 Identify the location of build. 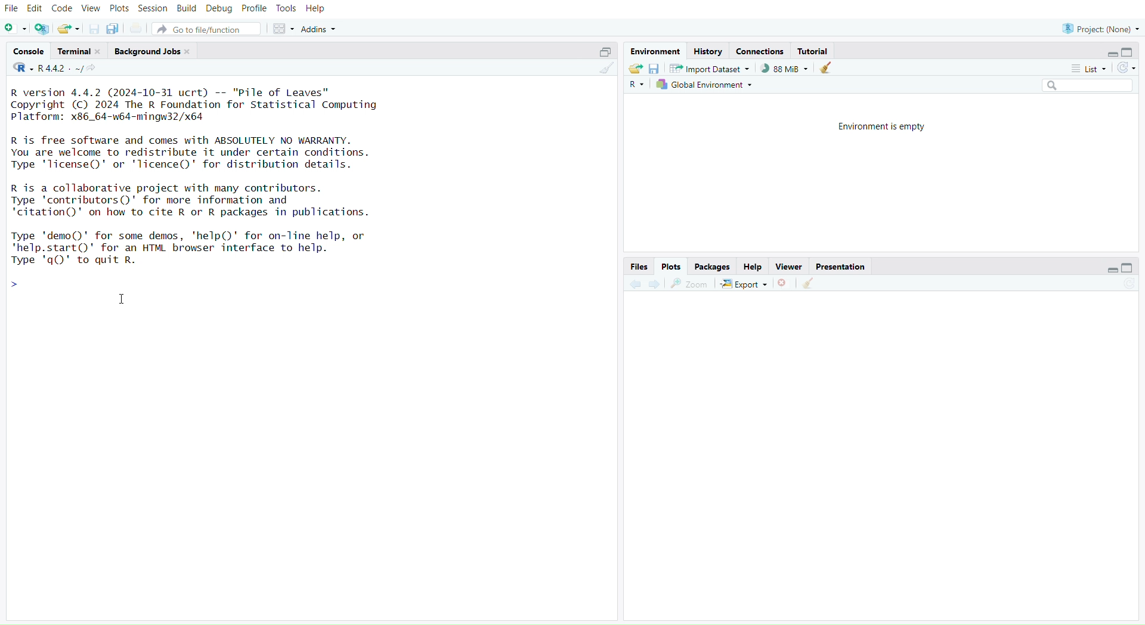
(187, 8).